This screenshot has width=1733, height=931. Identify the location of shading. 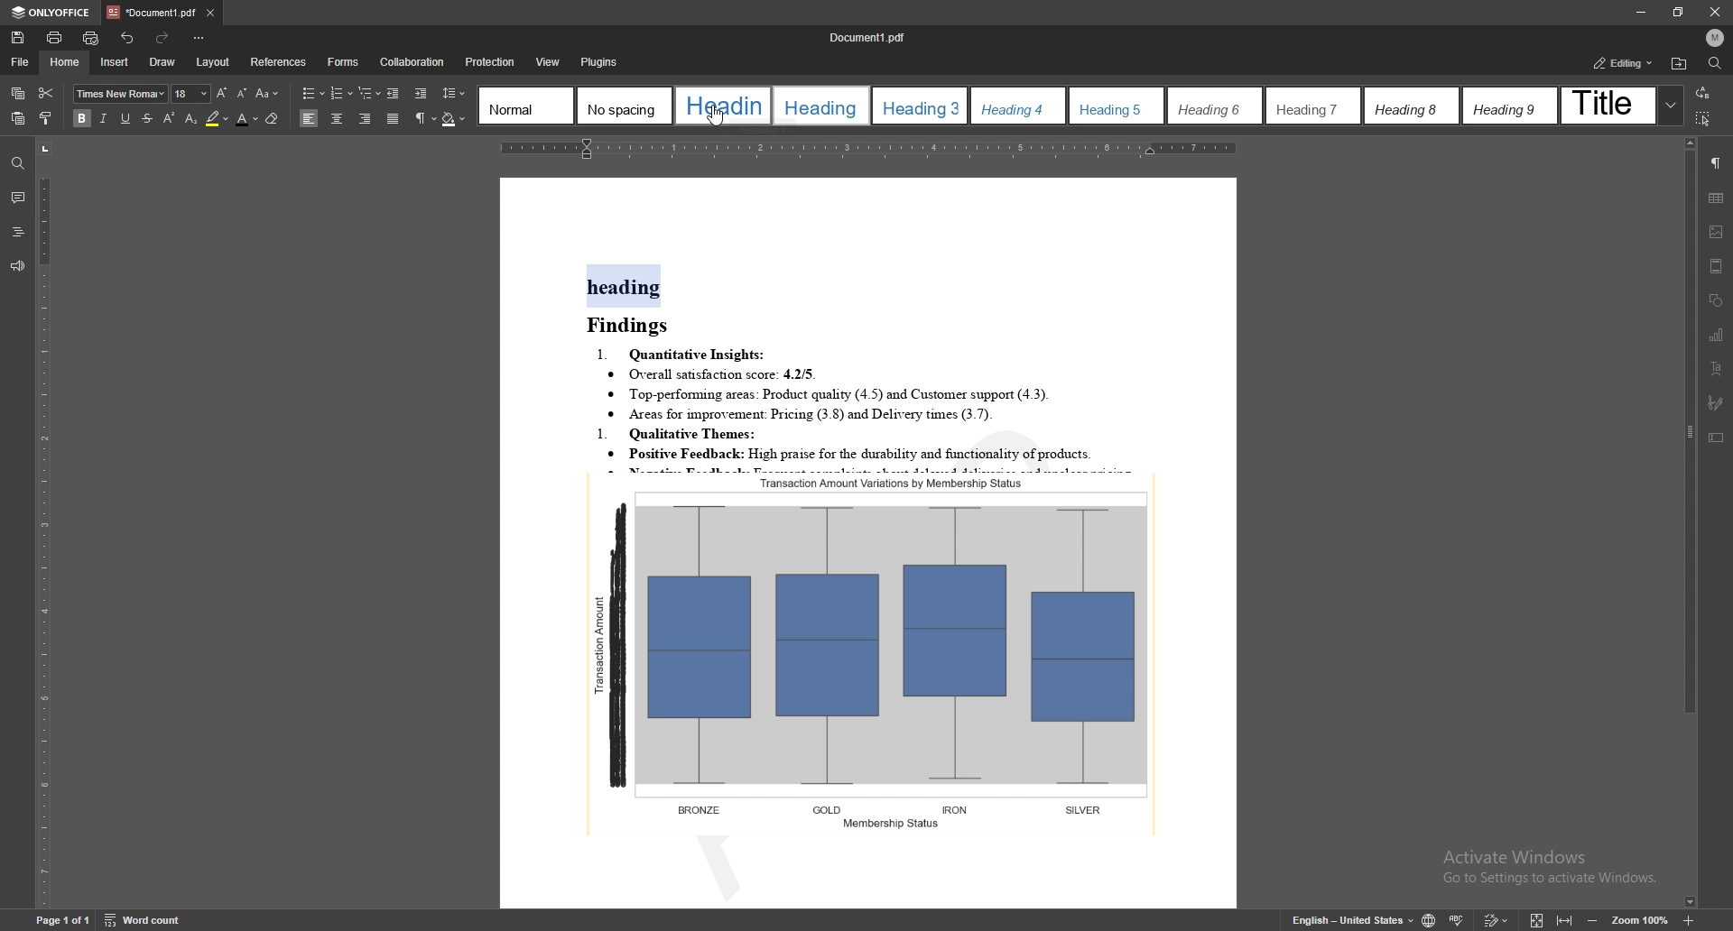
(454, 120).